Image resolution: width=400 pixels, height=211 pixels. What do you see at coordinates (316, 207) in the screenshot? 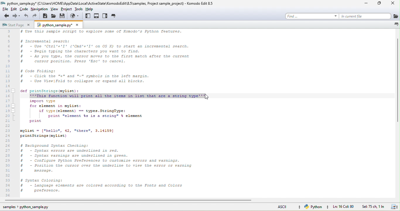
I see `python` at bounding box center [316, 207].